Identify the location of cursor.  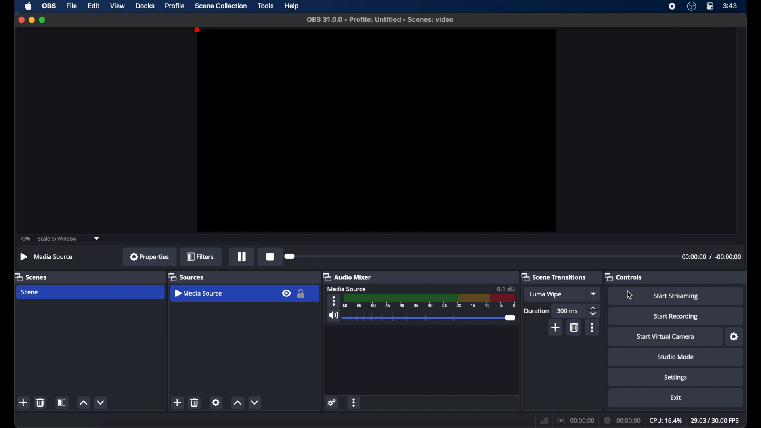
(630, 295).